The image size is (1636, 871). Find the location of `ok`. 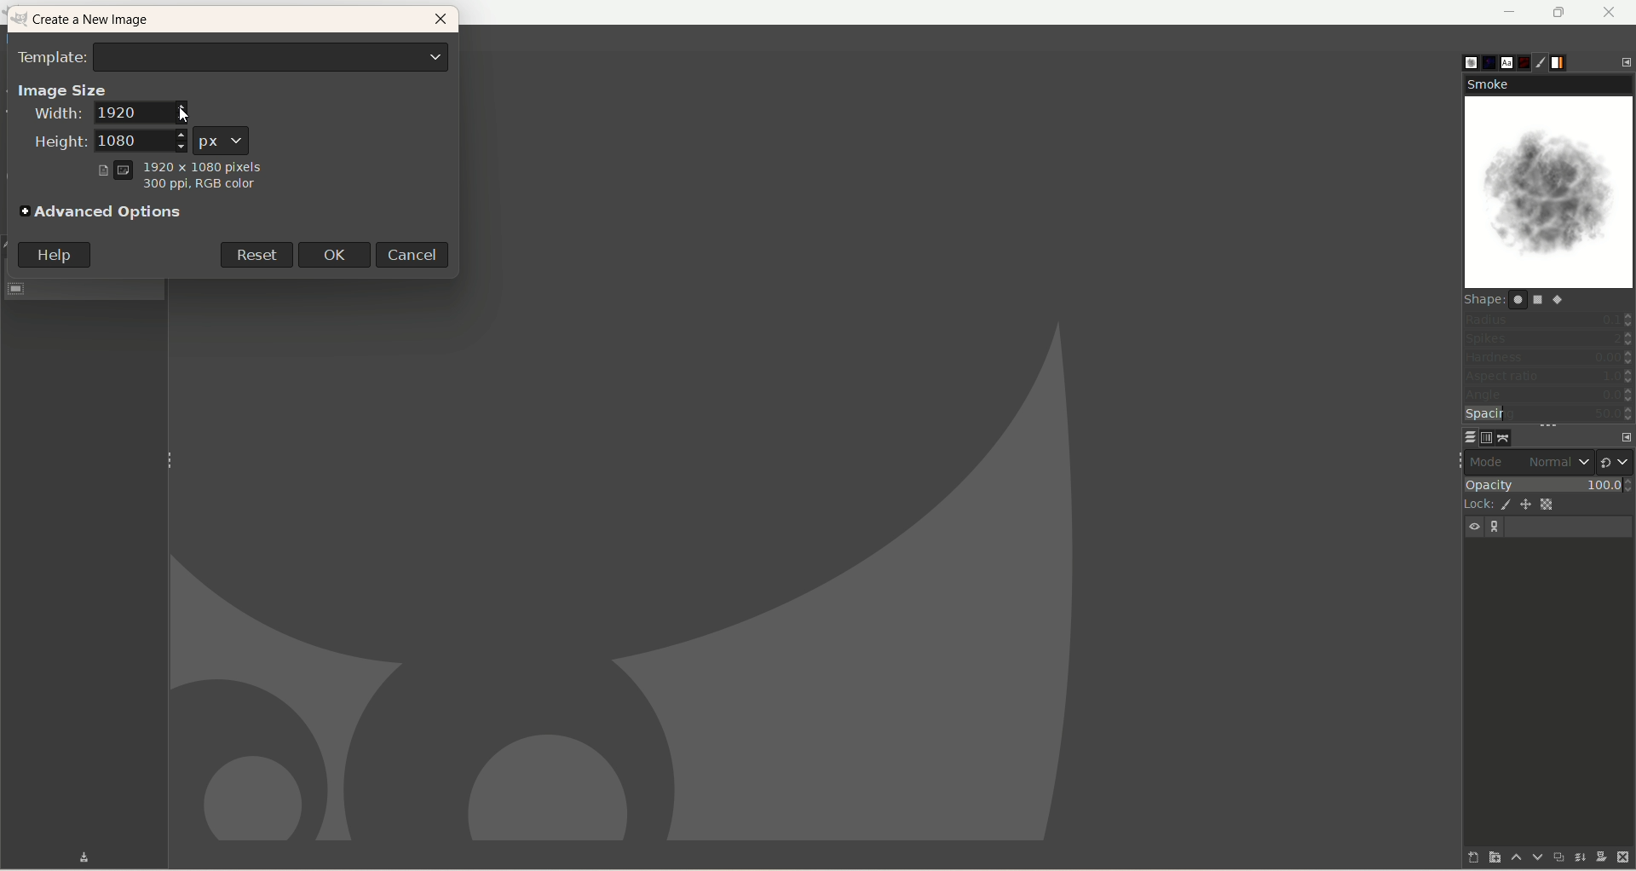

ok is located at coordinates (340, 254).